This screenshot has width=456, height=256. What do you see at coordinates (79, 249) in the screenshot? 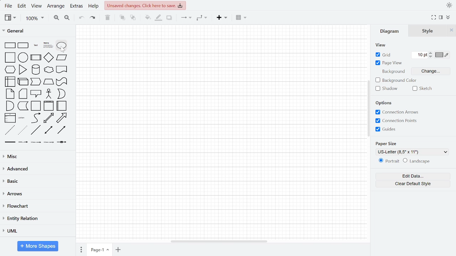
I see `Pages` at bounding box center [79, 249].